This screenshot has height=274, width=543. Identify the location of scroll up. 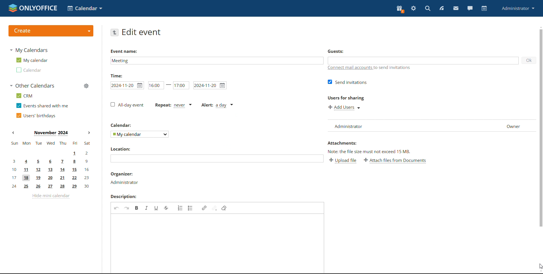
(540, 26).